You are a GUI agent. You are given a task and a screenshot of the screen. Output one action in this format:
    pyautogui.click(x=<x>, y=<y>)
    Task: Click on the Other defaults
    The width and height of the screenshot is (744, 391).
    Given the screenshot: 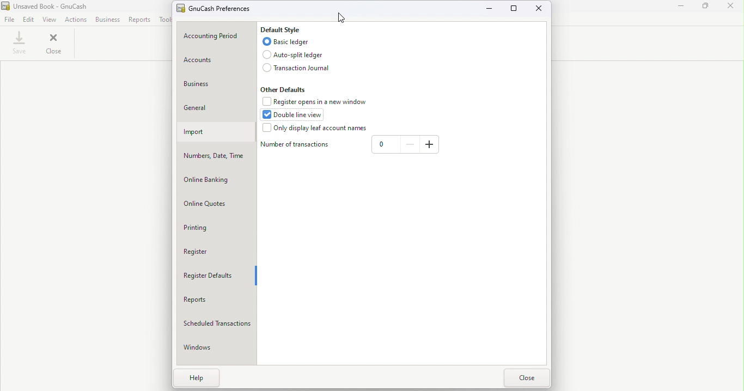 What is the action you would take?
    pyautogui.click(x=283, y=89)
    